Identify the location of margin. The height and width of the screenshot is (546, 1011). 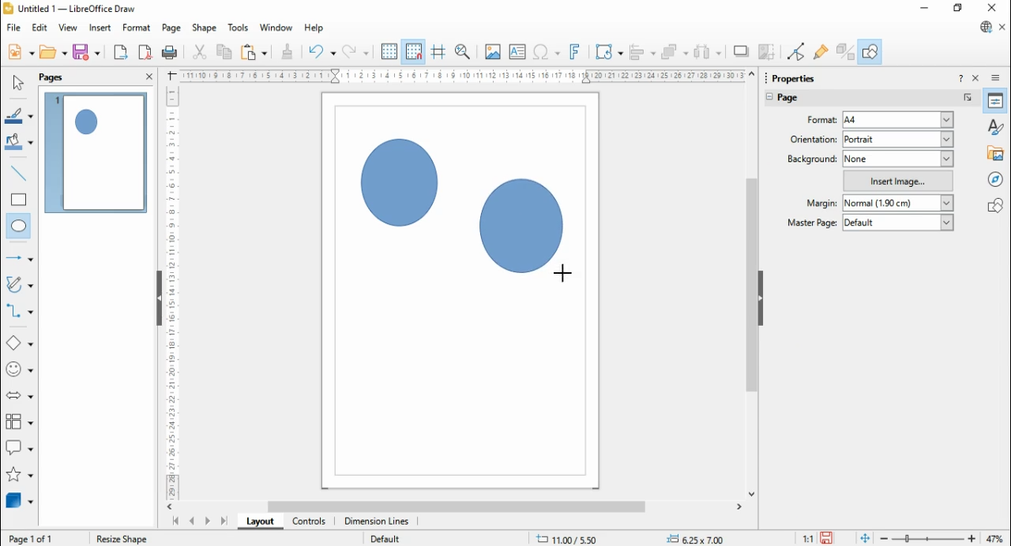
(820, 203).